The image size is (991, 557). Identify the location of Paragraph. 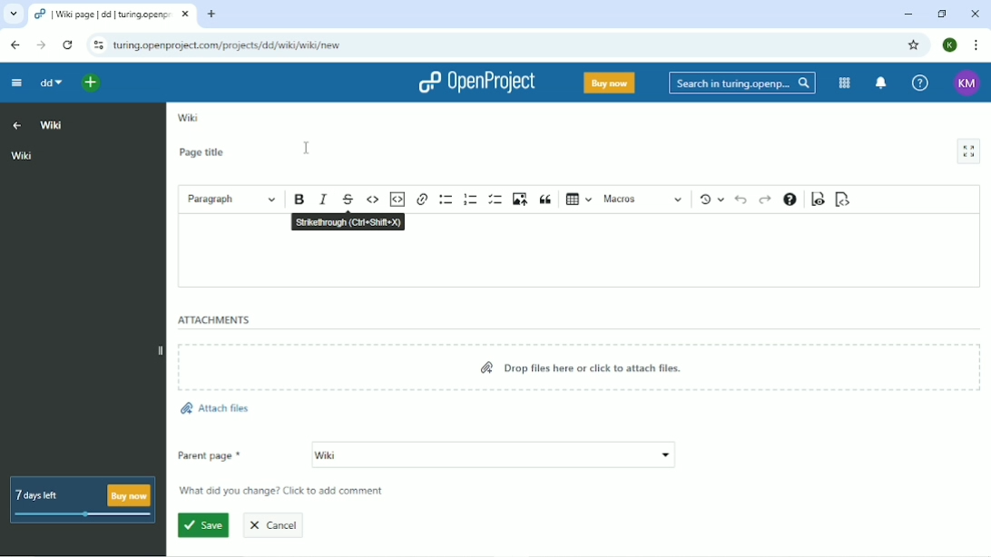
(232, 199).